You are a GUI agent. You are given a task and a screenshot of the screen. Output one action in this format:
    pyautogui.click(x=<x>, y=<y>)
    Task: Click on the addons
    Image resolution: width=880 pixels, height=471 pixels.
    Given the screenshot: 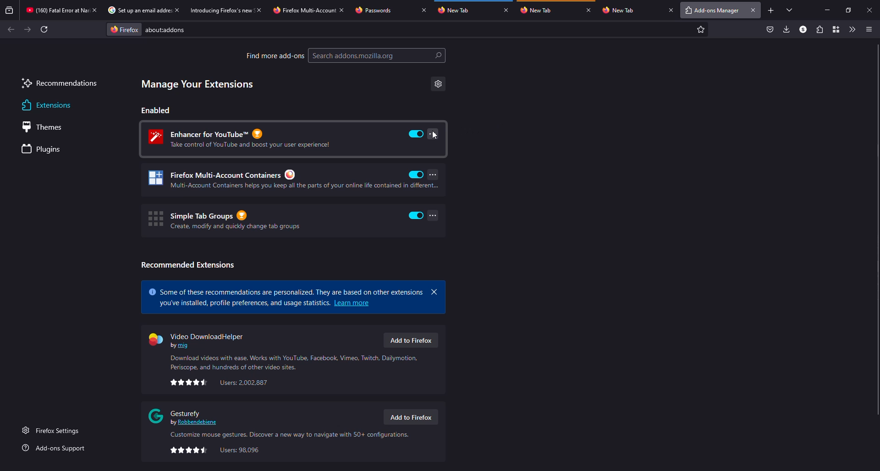 What is the action you would take?
    pyautogui.click(x=169, y=30)
    